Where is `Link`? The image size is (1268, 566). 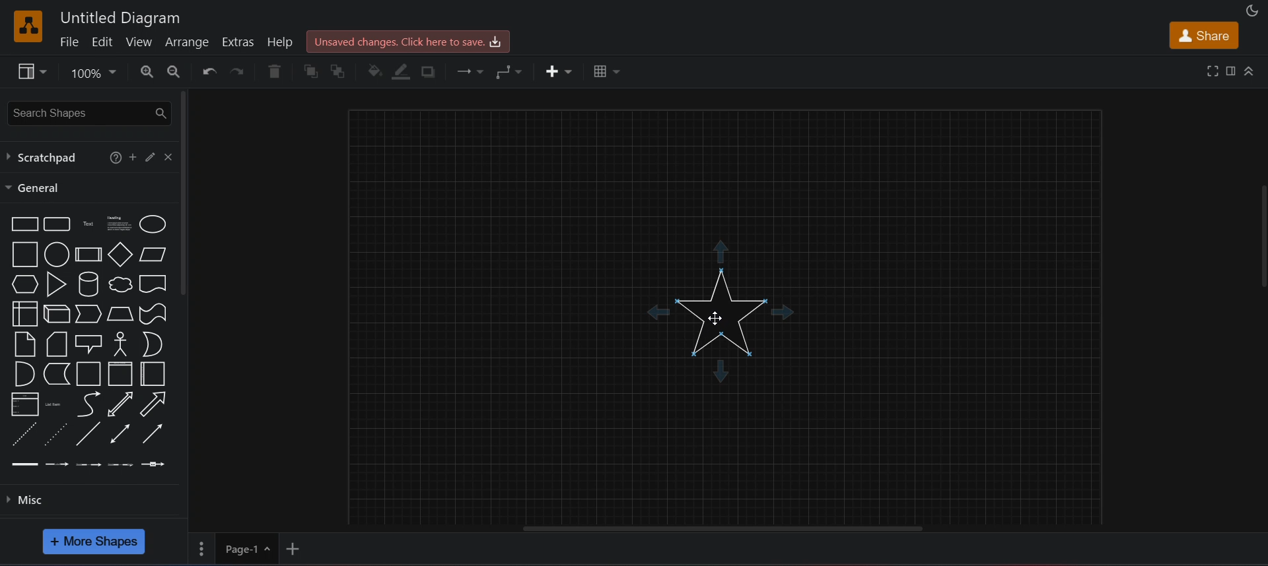
Link is located at coordinates (25, 467).